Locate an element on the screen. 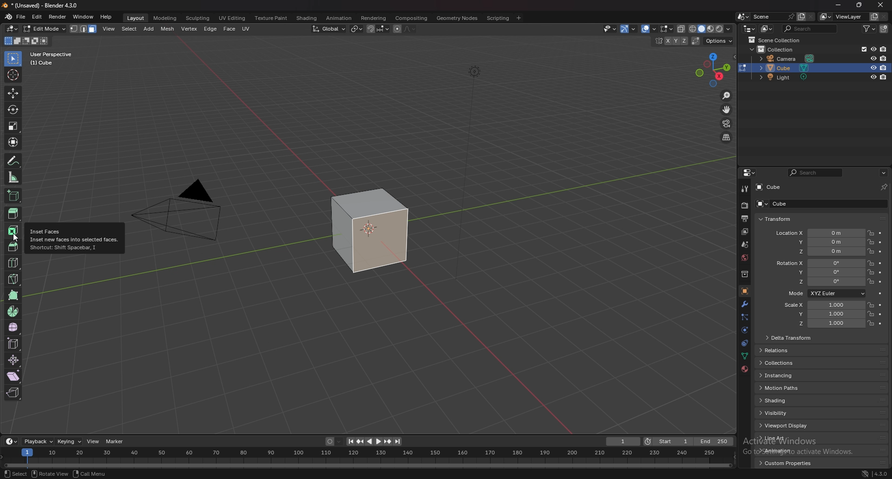  pin is located at coordinates (884, 187).